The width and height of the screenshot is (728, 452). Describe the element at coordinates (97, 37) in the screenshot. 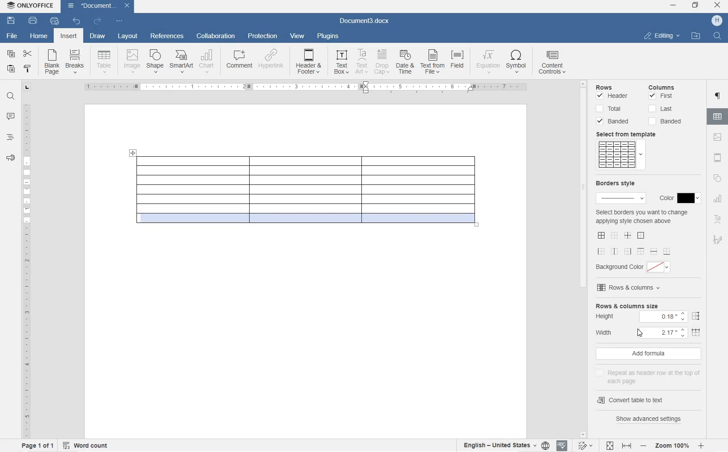

I see `DRAW` at that location.